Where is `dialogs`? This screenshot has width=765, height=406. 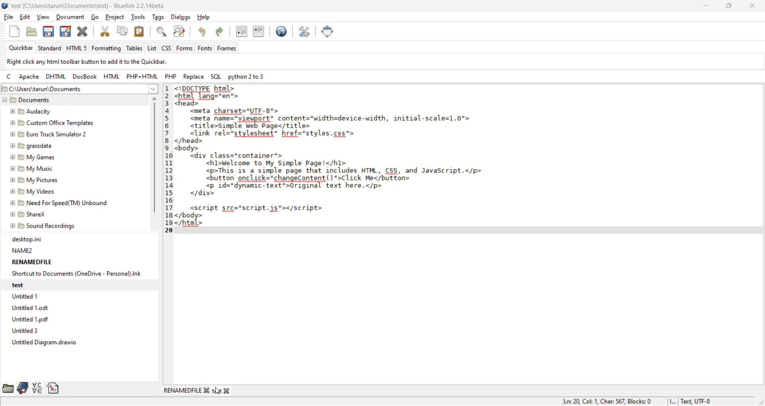 dialogs is located at coordinates (183, 18).